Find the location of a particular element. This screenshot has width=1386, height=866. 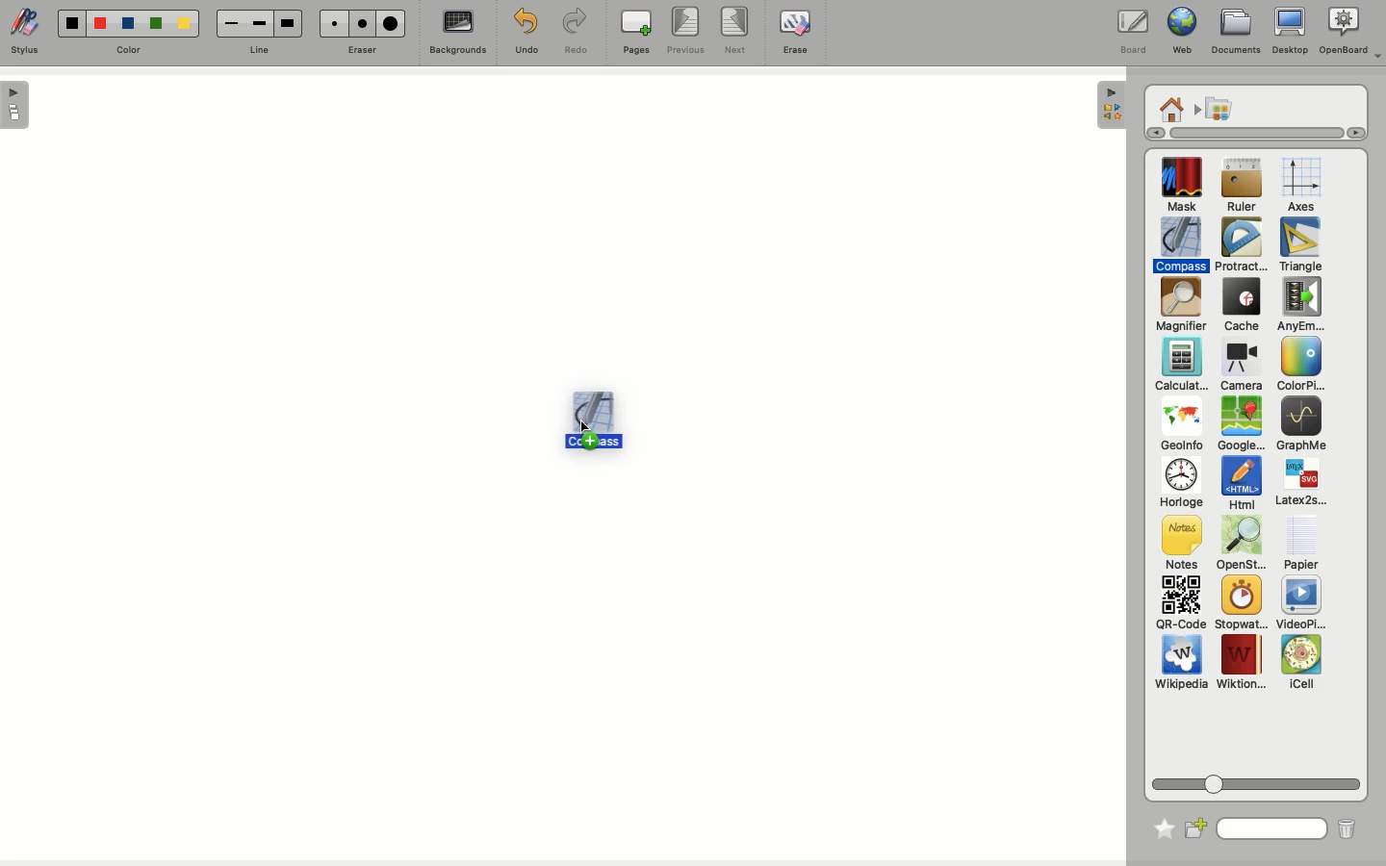

show sidebar is located at coordinates (16, 105).